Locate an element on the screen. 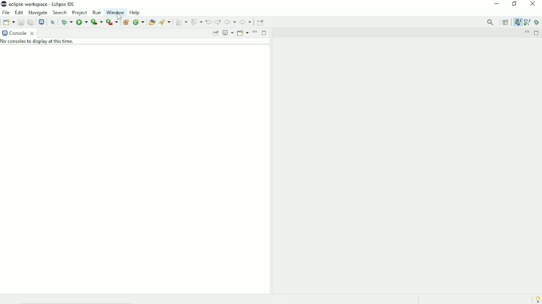 The width and height of the screenshot is (542, 304). Minimize is located at coordinates (497, 4).